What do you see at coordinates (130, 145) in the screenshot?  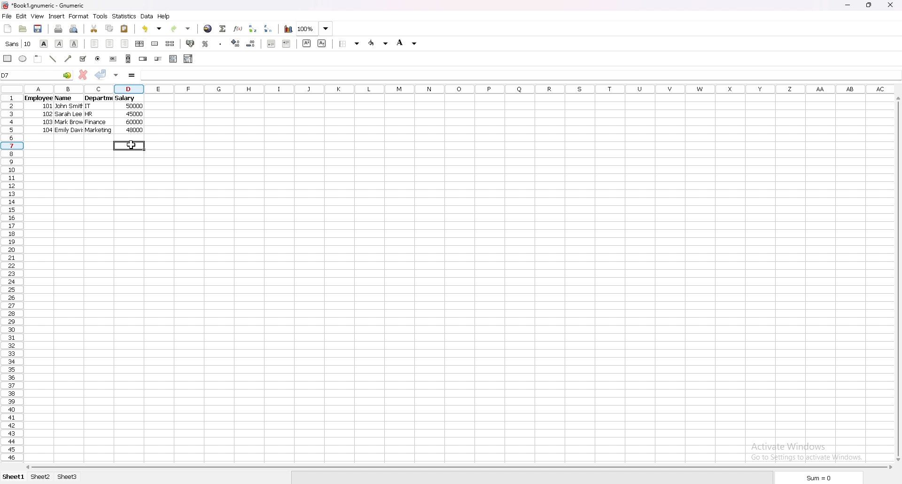 I see `cursor` at bounding box center [130, 145].